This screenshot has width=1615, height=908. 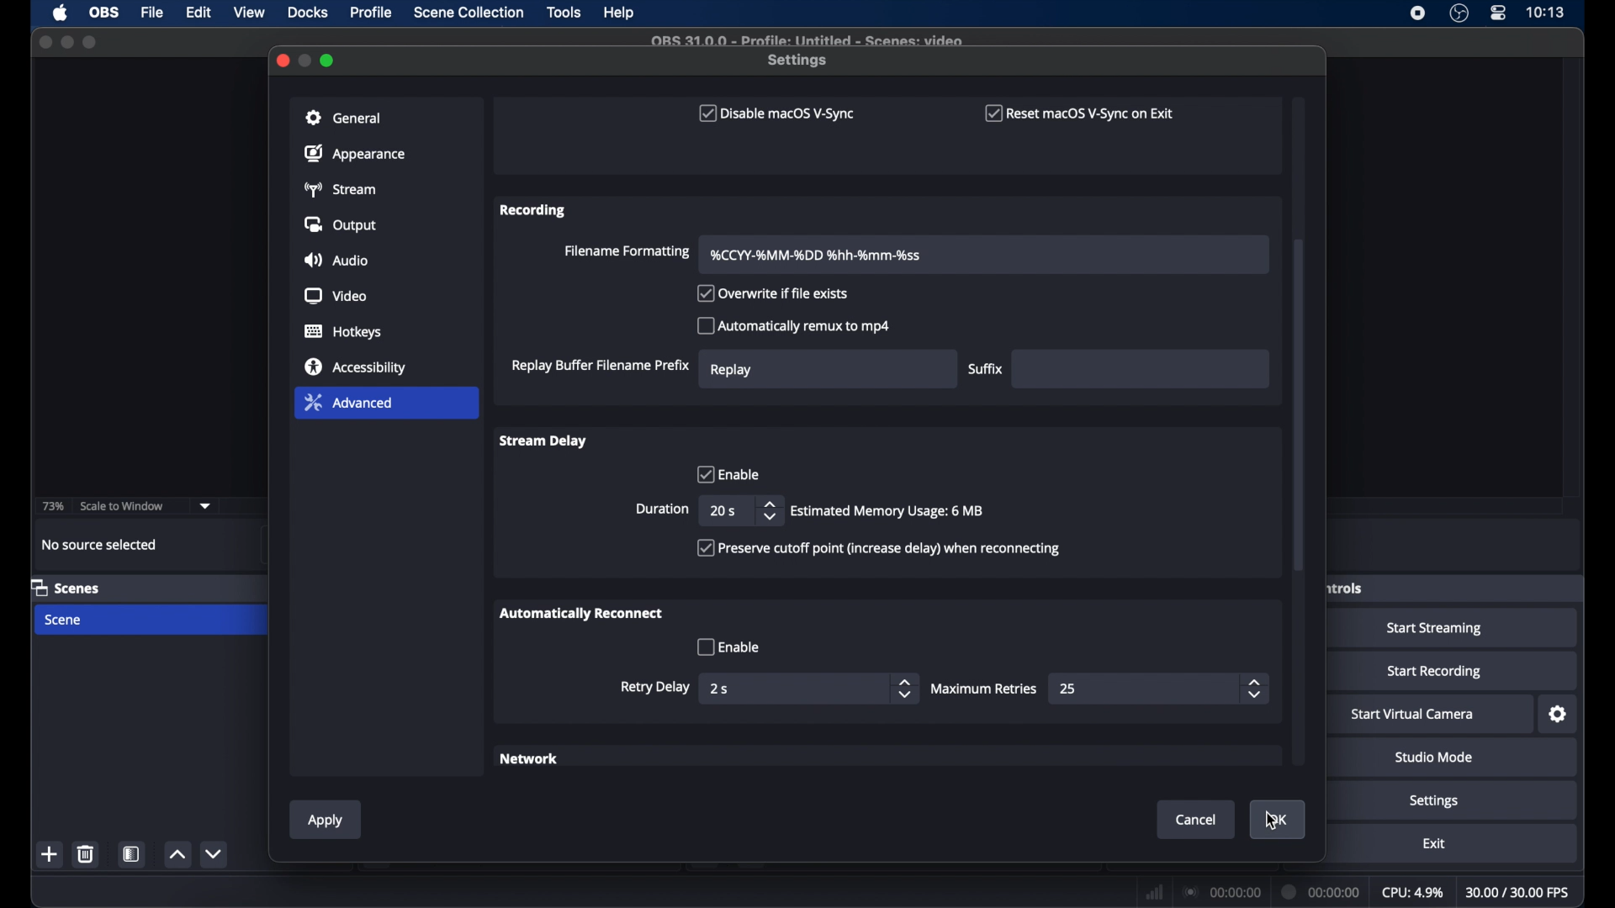 I want to click on close, so click(x=282, y=59).